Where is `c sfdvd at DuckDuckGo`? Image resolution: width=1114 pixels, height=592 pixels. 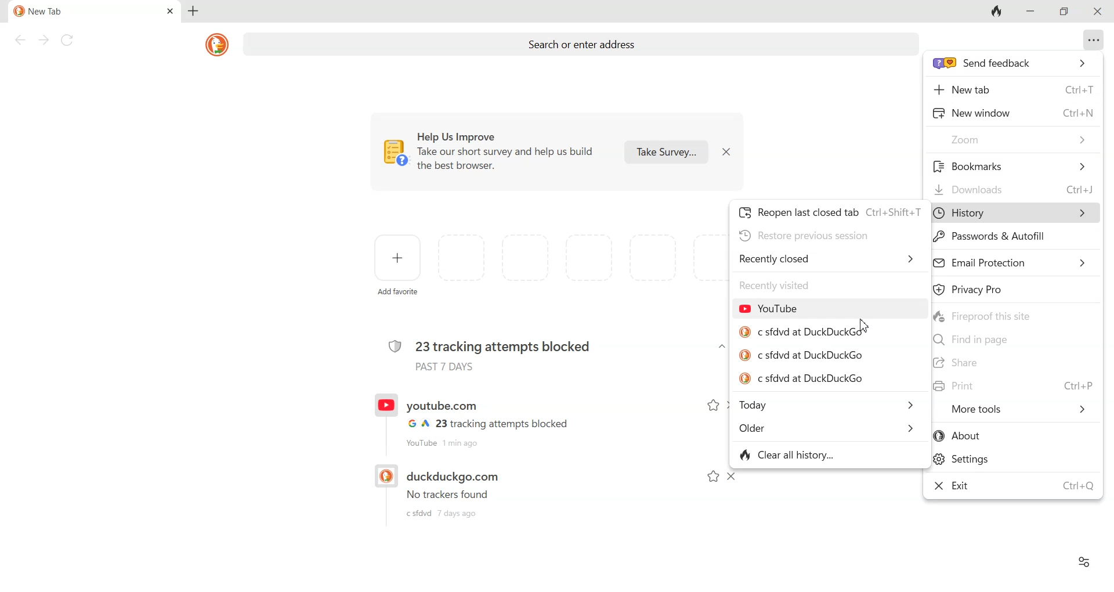 c sfdvd at DuckDuckGo is located at coordinates (802, 378).